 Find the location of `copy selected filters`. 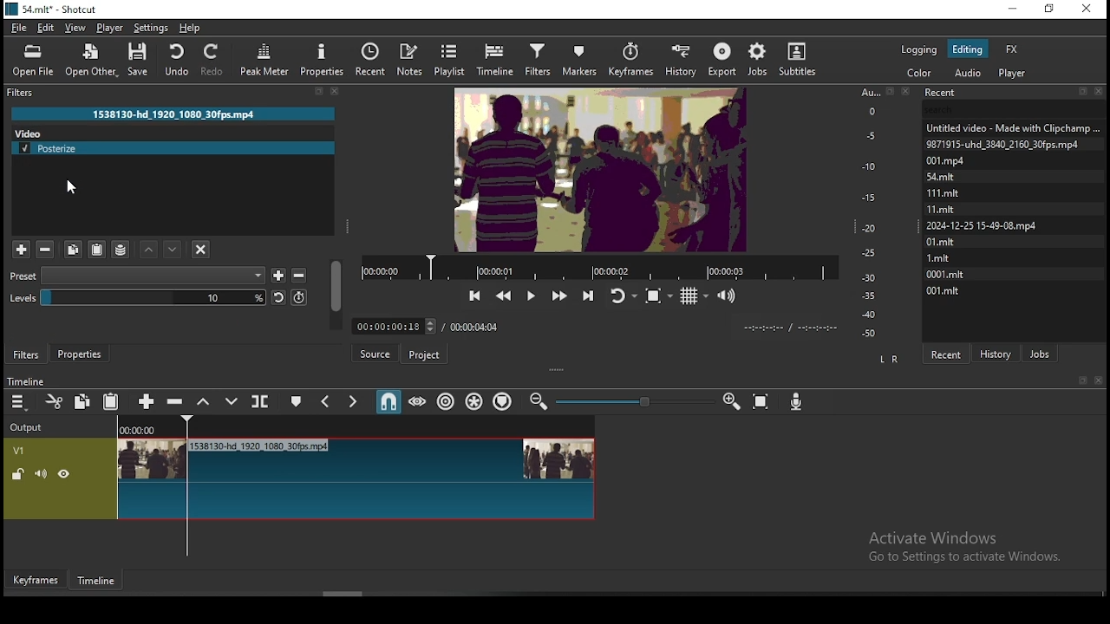

copy selected filters is located at coordinates (74, 250).